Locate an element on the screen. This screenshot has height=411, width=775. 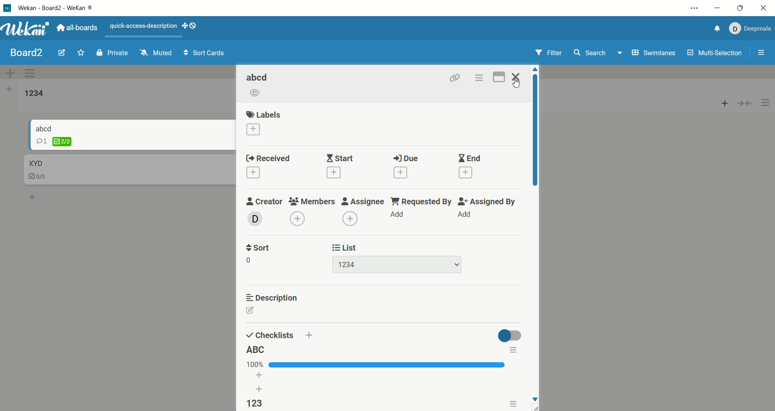
close is located at coordinates (763, 8).